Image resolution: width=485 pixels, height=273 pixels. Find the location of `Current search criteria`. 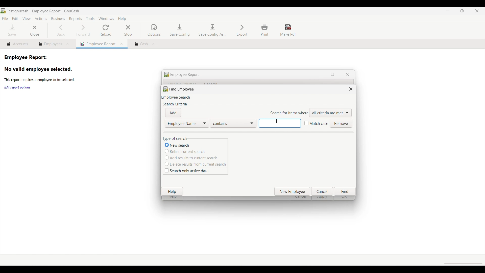

Current search criteria is located at coordinates (187, 123).